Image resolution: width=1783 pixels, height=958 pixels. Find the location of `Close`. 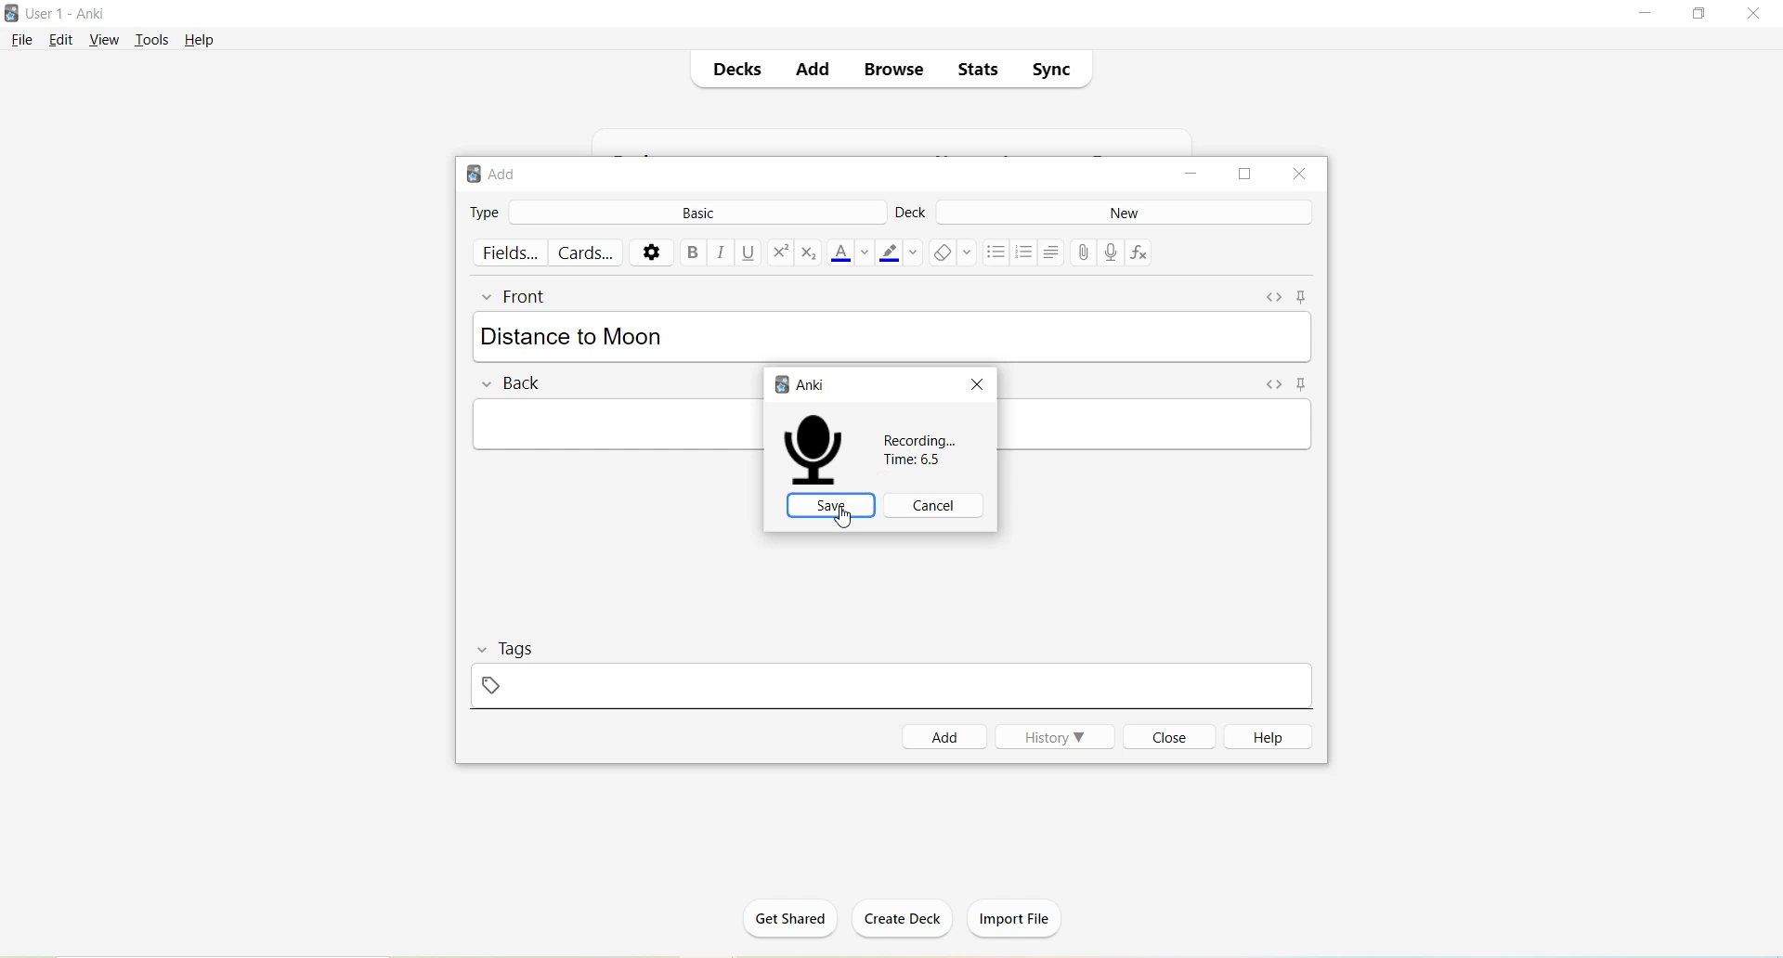

Close is located at coordinates (1753, 14).